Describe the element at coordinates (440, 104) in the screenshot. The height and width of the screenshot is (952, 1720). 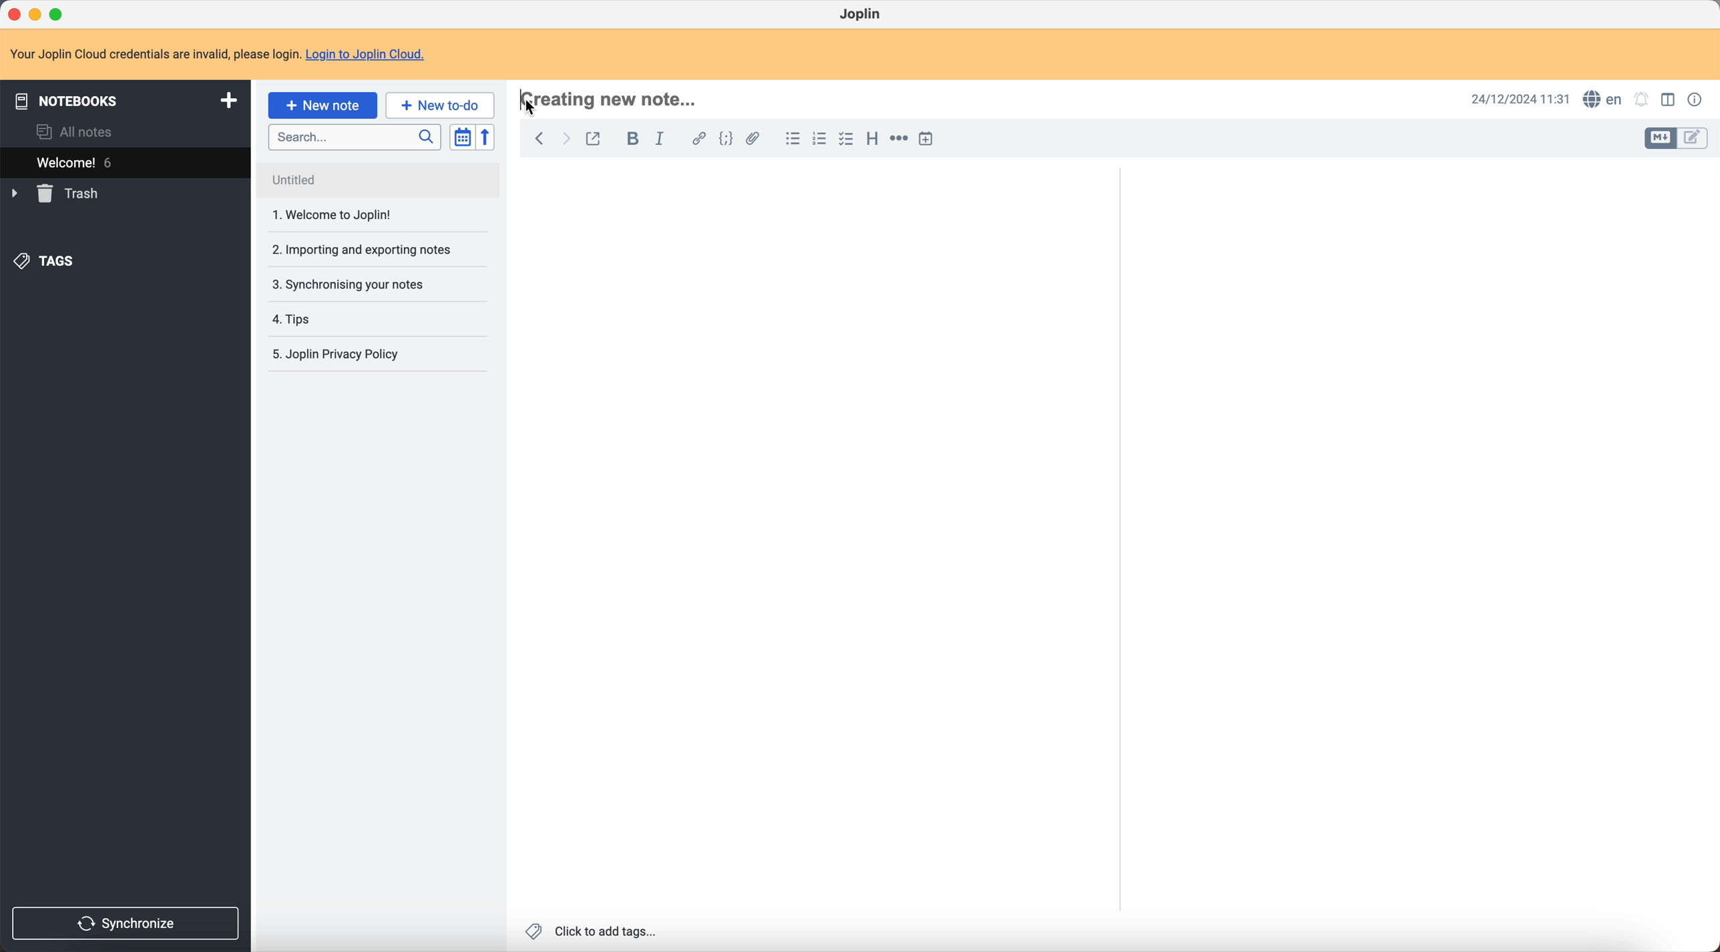
I see `new to-do` at that location.